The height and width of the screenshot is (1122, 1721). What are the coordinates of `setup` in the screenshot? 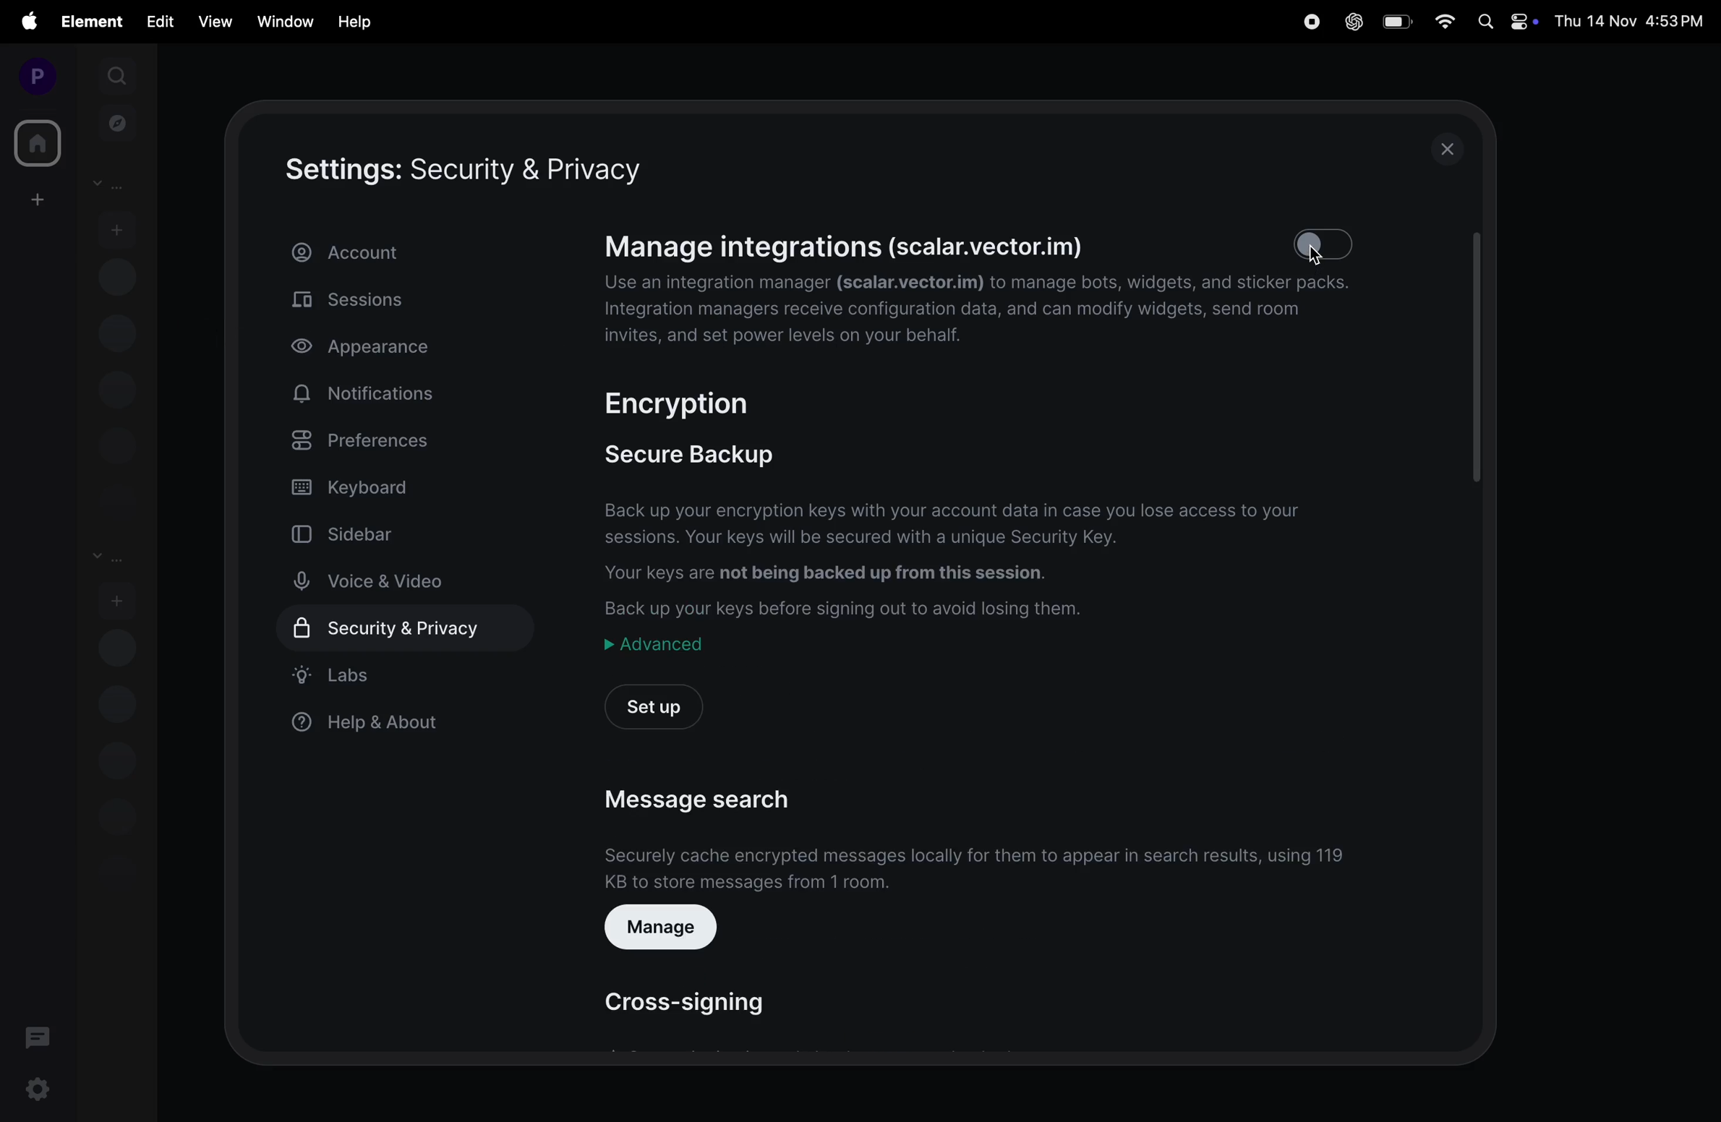 It's located at (653, 707).